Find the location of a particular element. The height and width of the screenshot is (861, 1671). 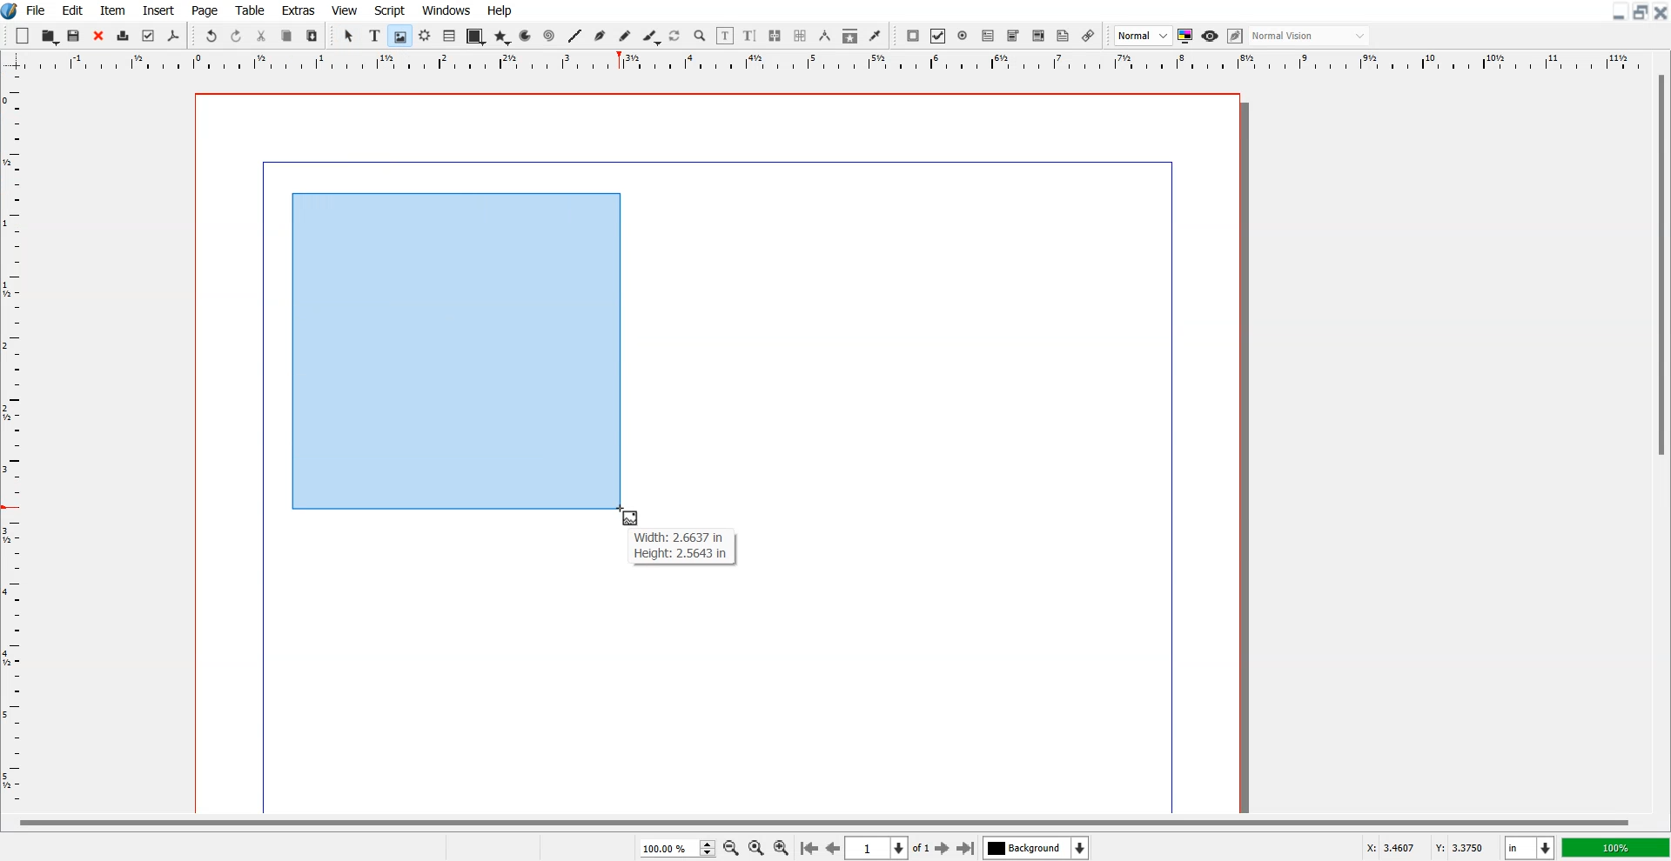

Polygon is located at coordinates (502, 38).